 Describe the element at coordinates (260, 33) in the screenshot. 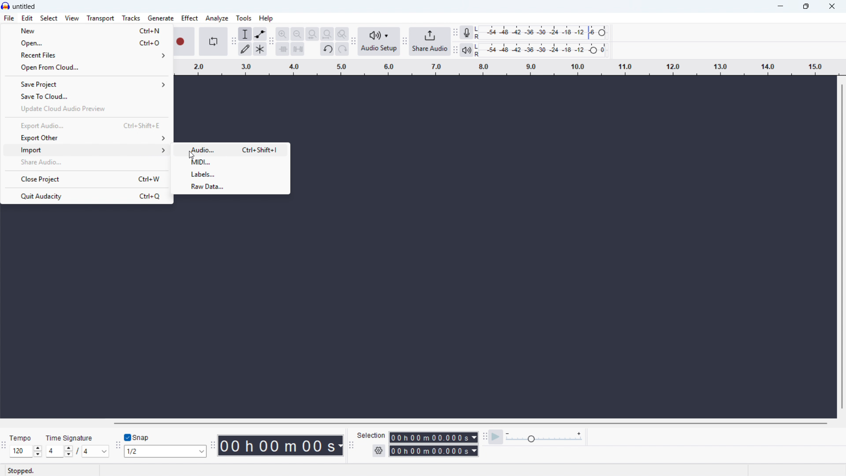

I see `Envelope tool ` at that location.